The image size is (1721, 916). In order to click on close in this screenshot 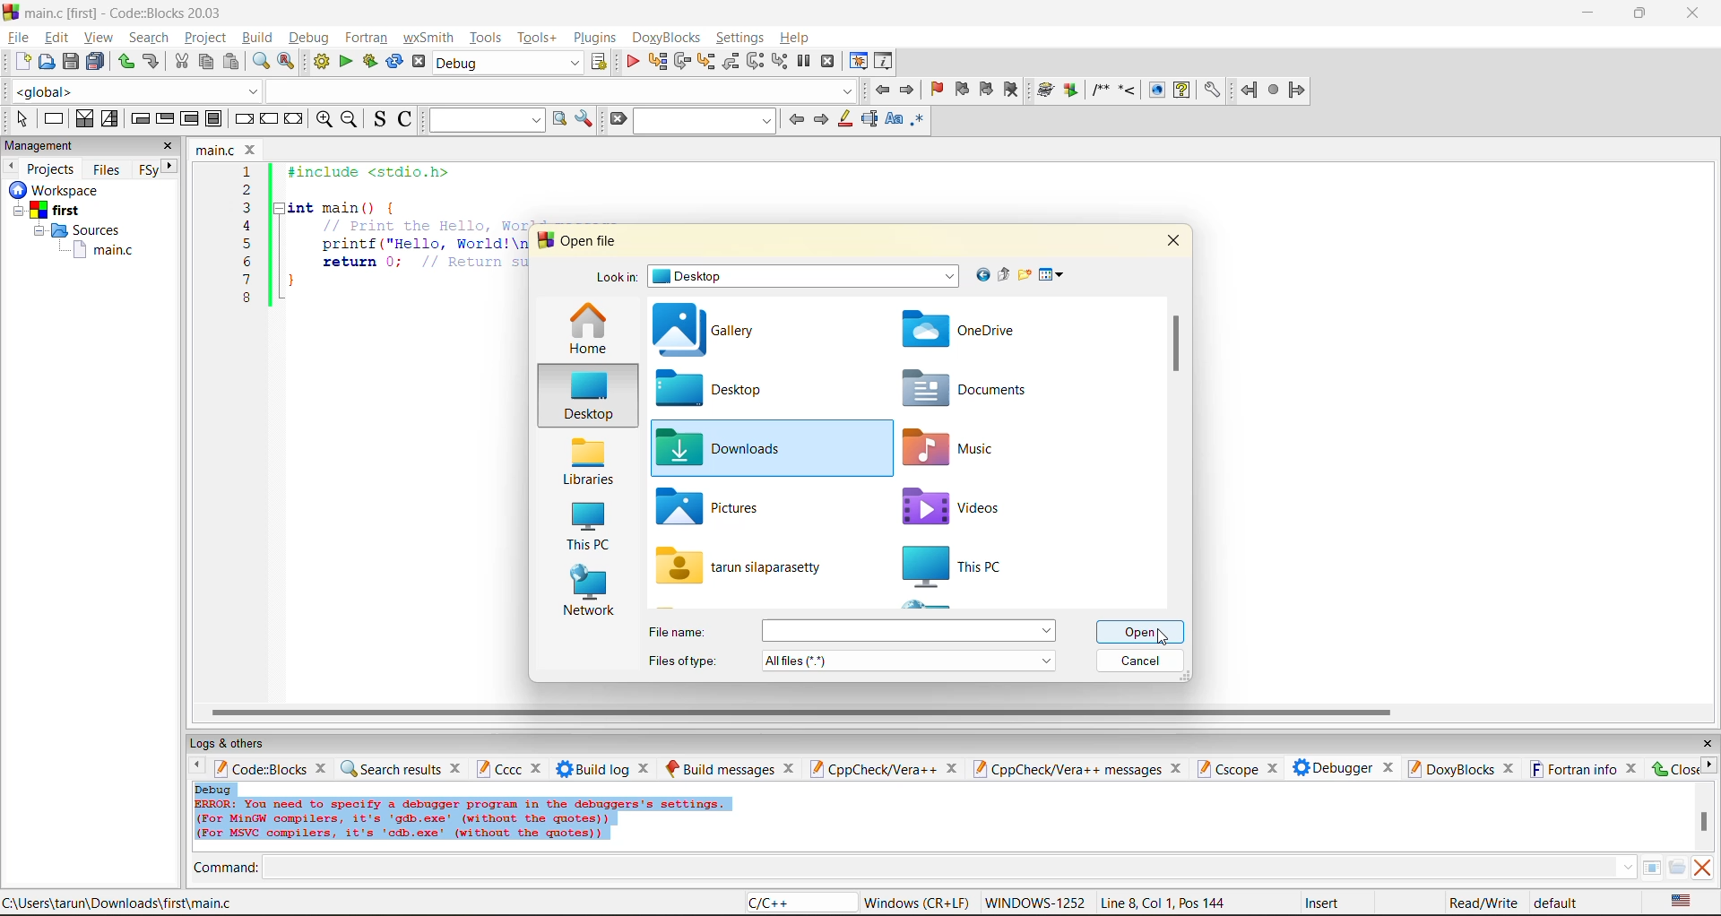, I will do `click(457, 767)`.